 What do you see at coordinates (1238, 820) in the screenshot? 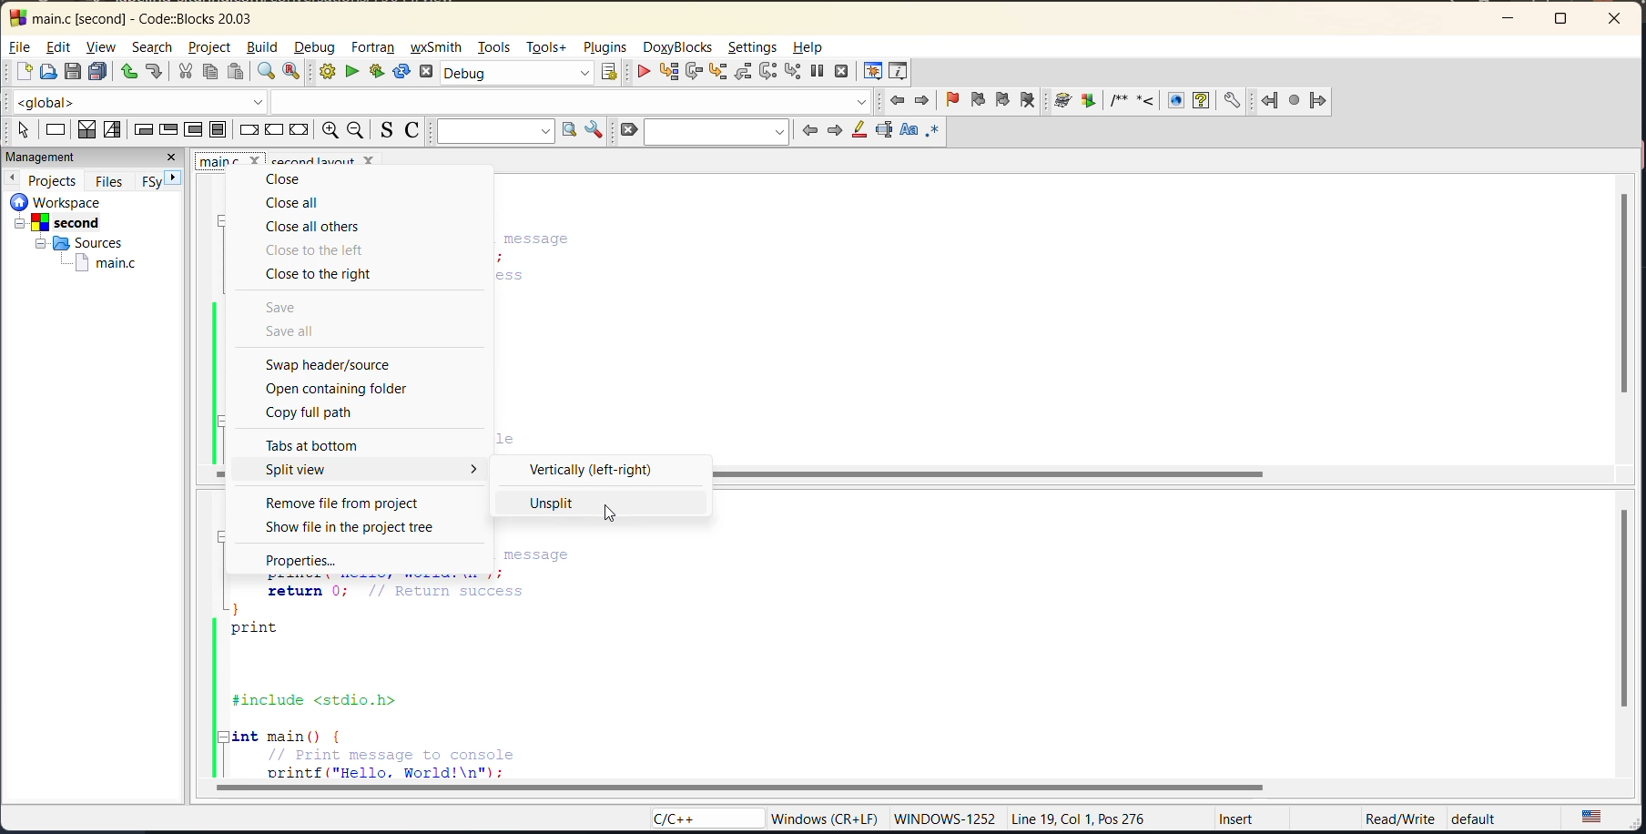
I see `Insert` at bounding box center [1238, 820].